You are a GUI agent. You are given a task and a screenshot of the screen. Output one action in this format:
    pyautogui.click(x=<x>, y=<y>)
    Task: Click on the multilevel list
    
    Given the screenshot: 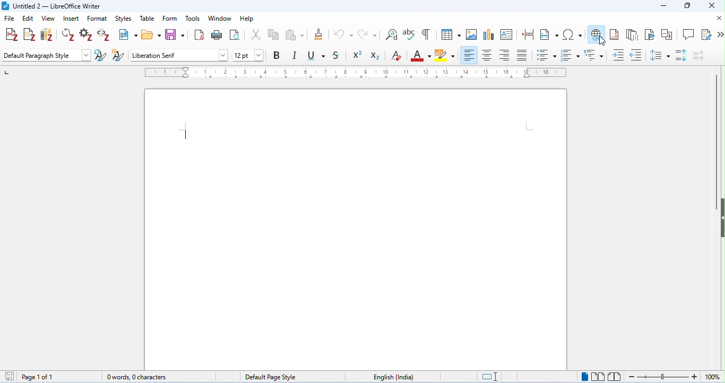 What is the action you would take?
    pyautogui.click(x=595, y=56)
    